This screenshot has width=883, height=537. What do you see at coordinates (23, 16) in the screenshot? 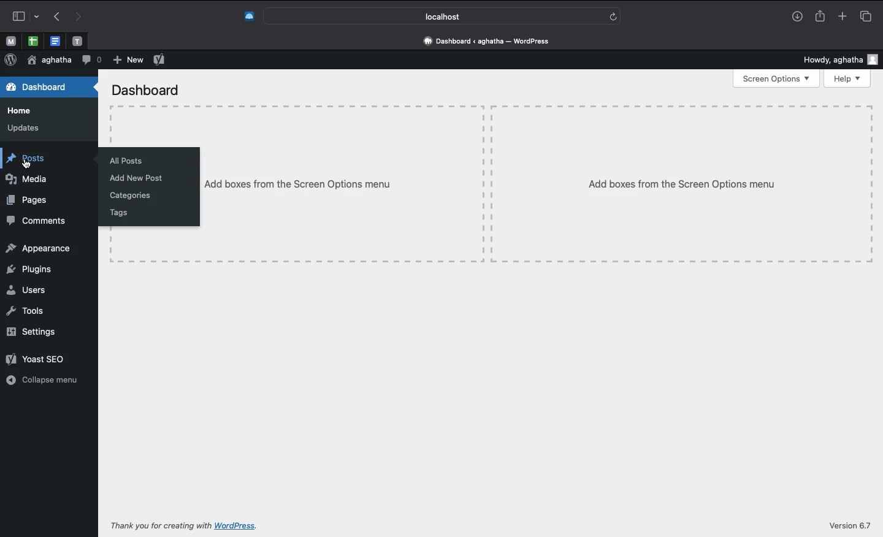
I see `Sidebar` at bounding box center [23, 16].